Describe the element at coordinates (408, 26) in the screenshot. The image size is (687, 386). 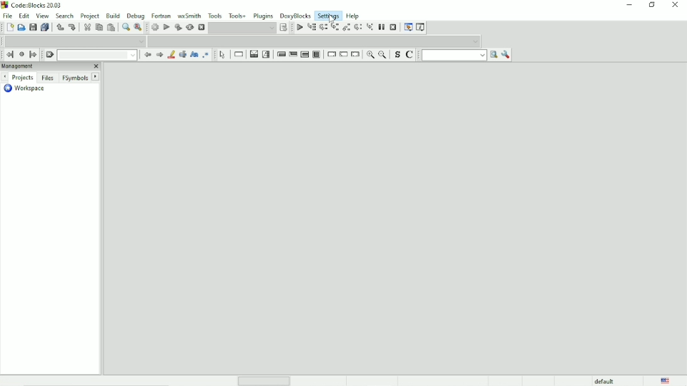
I see `Debugging windows` at that location.